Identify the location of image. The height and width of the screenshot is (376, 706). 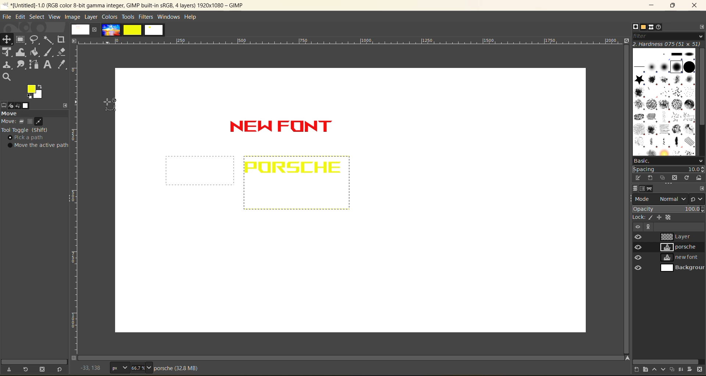
(72, 17).